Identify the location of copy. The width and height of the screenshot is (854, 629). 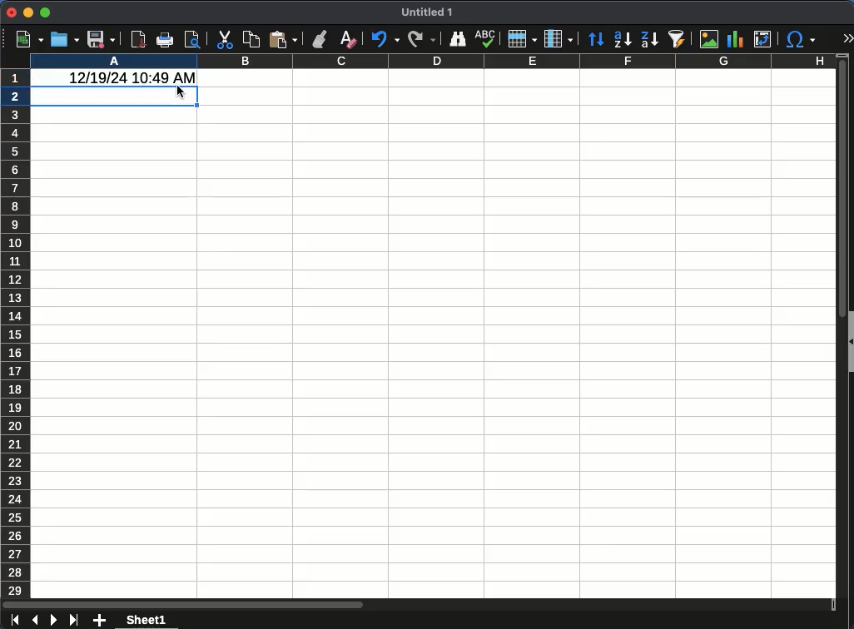
(251, 39).